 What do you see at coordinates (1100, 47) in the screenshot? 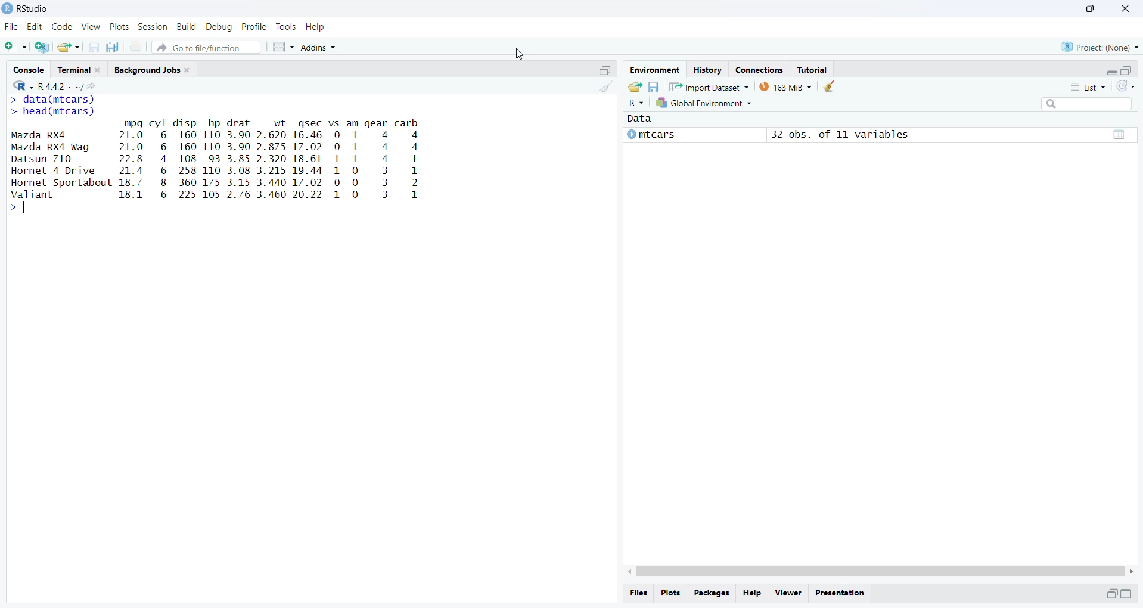
I see `Project: (None)` at bounding box center [1100, 47].